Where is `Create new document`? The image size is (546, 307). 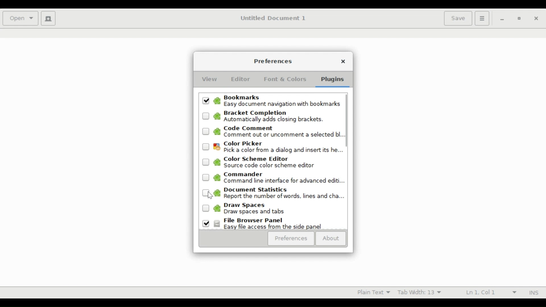
Create new document is located at coordinates (49, 18).